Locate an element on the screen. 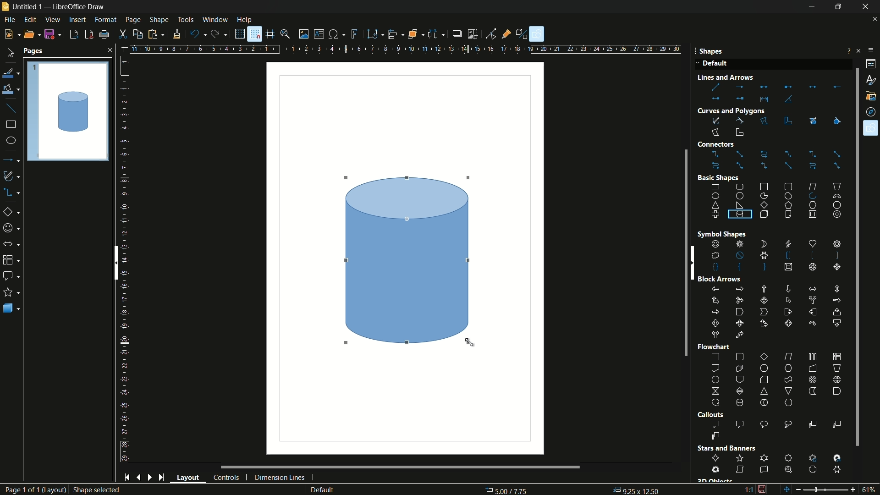 The image size is (880, 495). file menu is located at coordinates (9, 20).